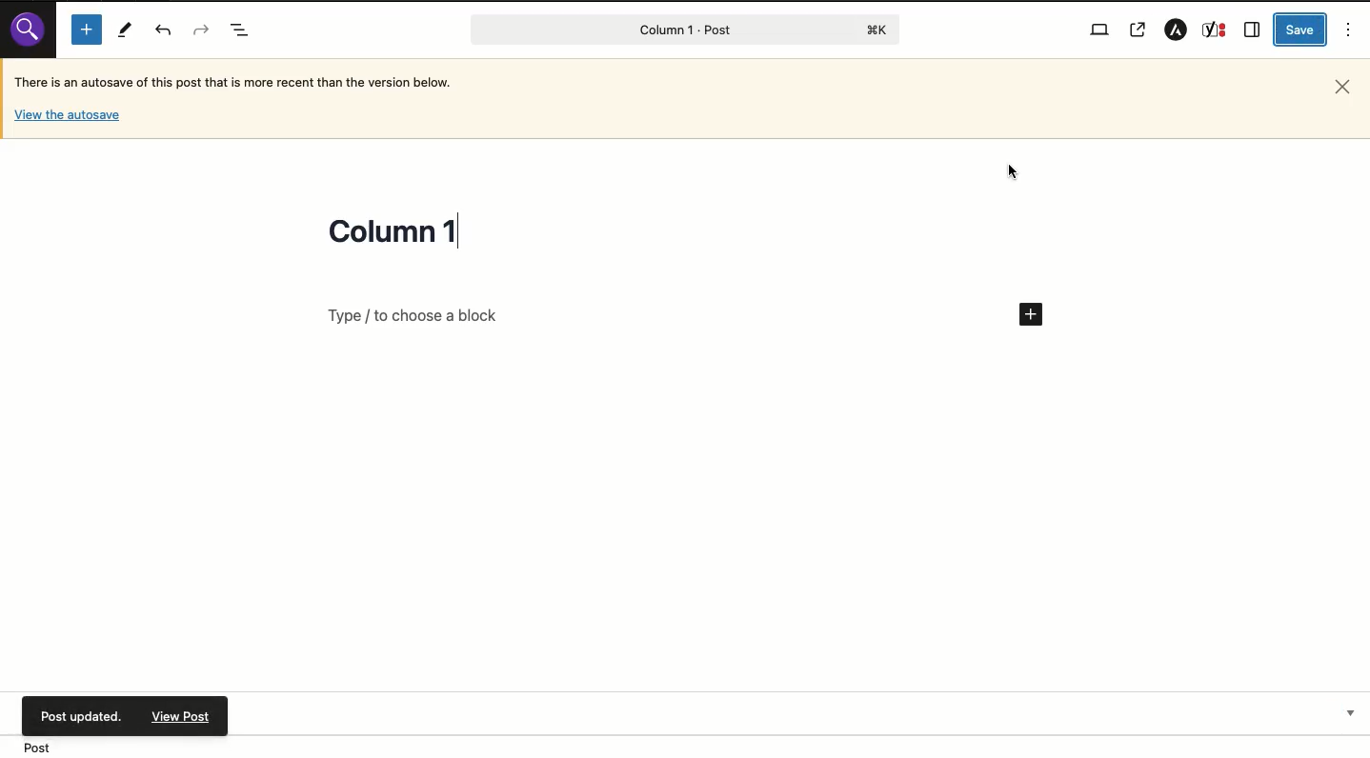  I want to click on Undo, so click(164, 30).